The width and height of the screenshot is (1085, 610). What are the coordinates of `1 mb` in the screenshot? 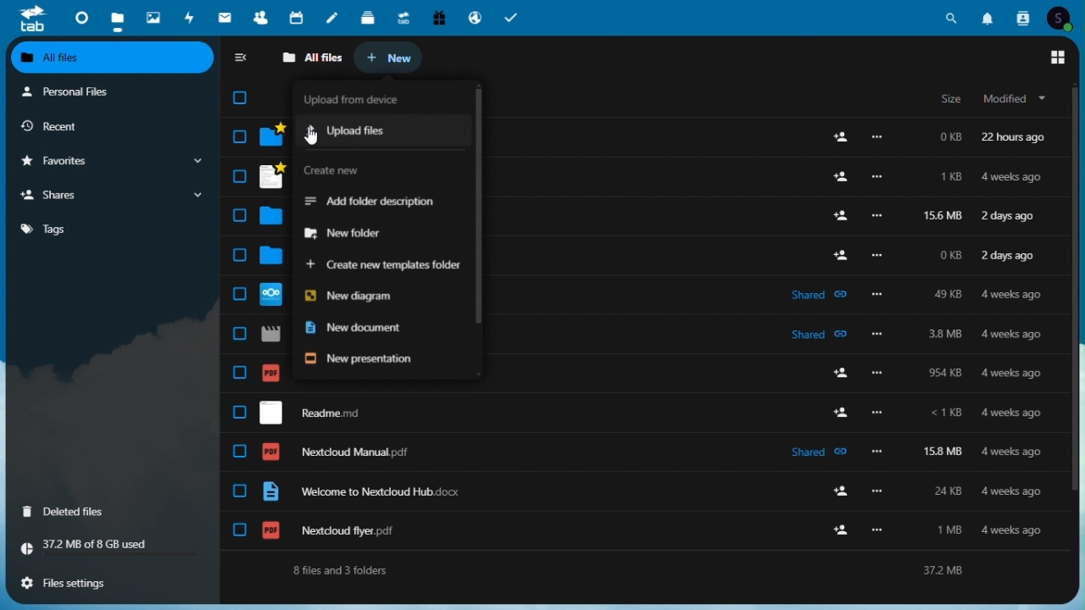 It's located at (948, 531).